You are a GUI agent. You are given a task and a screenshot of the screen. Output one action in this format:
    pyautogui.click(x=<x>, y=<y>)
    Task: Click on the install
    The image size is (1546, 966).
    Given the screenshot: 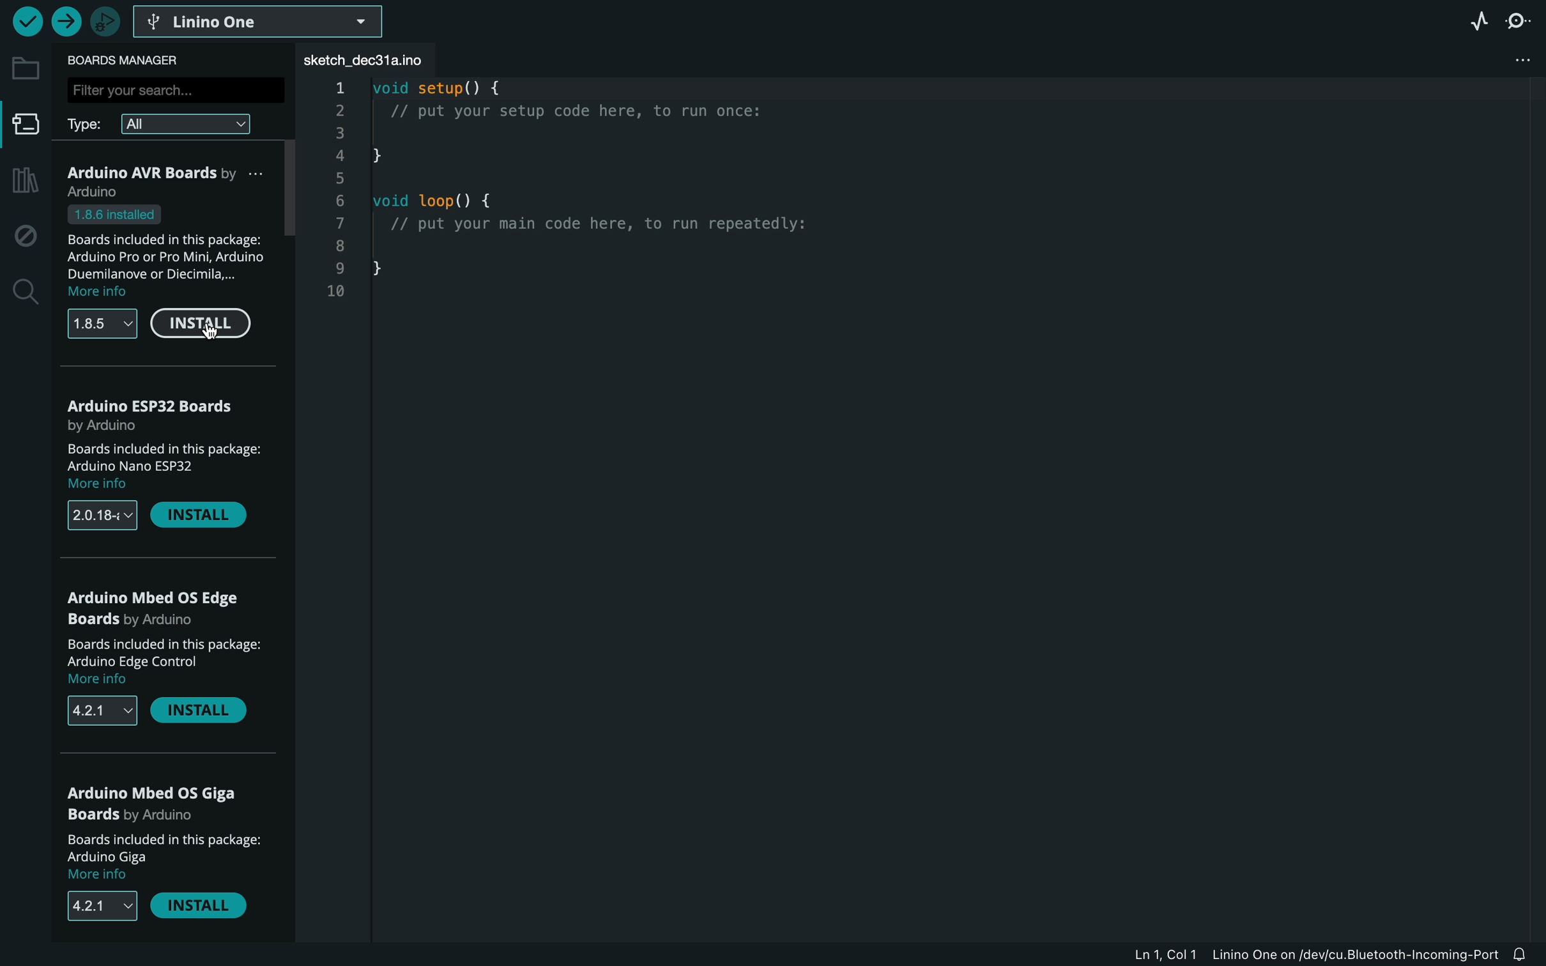 What is the action you would take?
    pyautogui.click(x=204, y=714)
    